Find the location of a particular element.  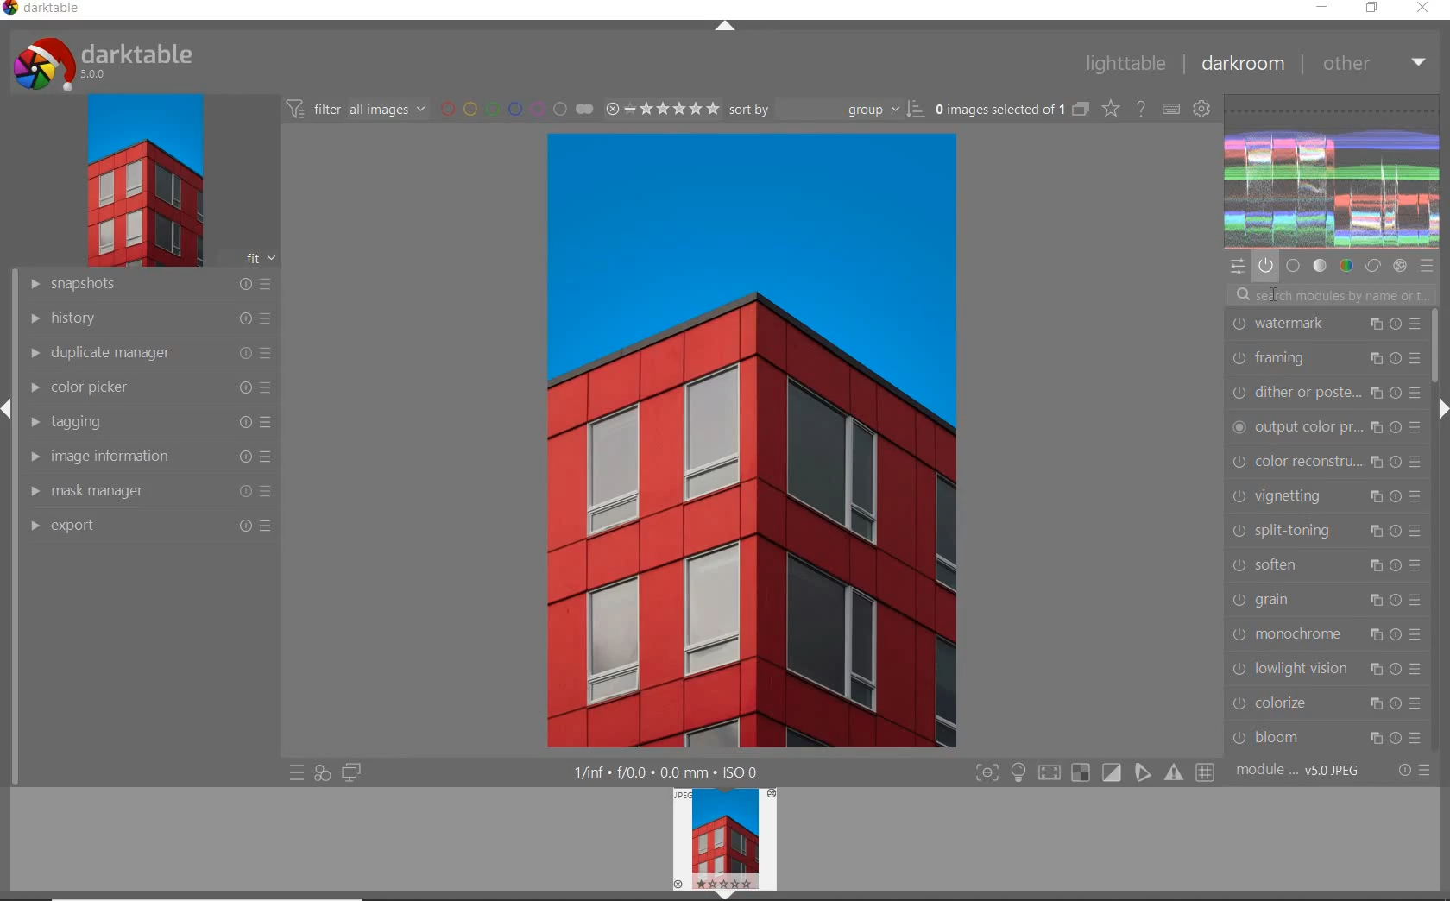

vignetting is located at coordinates (1325, 497).